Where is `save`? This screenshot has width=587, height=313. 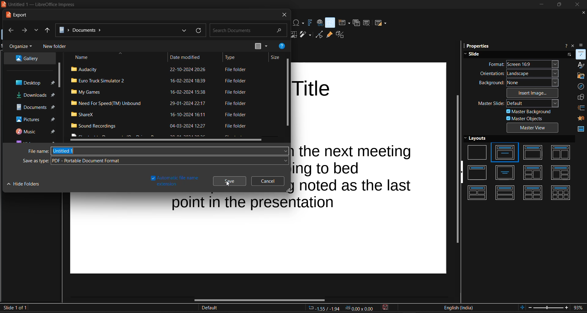 save is located at coordinates (228, 181).